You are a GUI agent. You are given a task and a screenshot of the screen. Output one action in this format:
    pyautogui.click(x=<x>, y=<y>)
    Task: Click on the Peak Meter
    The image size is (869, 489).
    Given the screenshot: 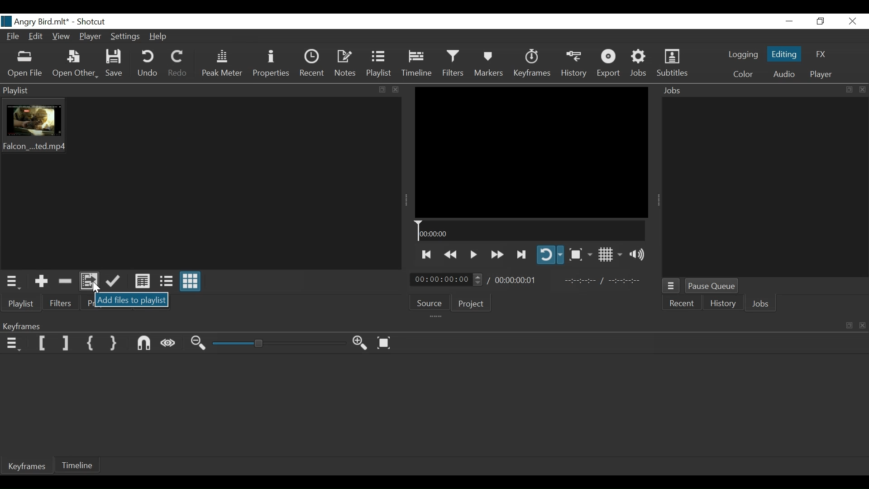 What is the action you would take?
    pyautogui.click(x=224, y=65)
    